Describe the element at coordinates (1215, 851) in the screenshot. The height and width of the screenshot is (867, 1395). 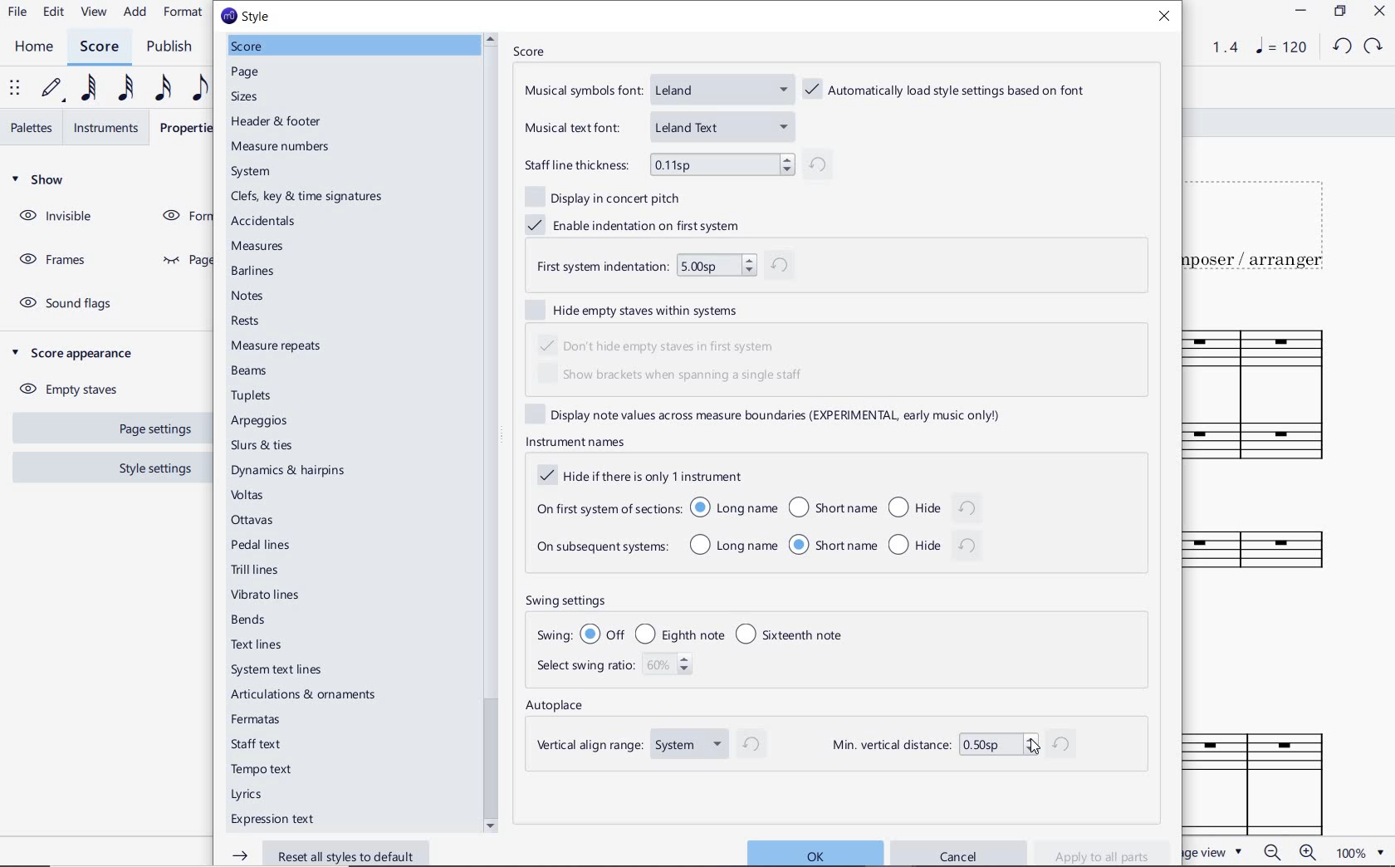
I see `page view` at that location.